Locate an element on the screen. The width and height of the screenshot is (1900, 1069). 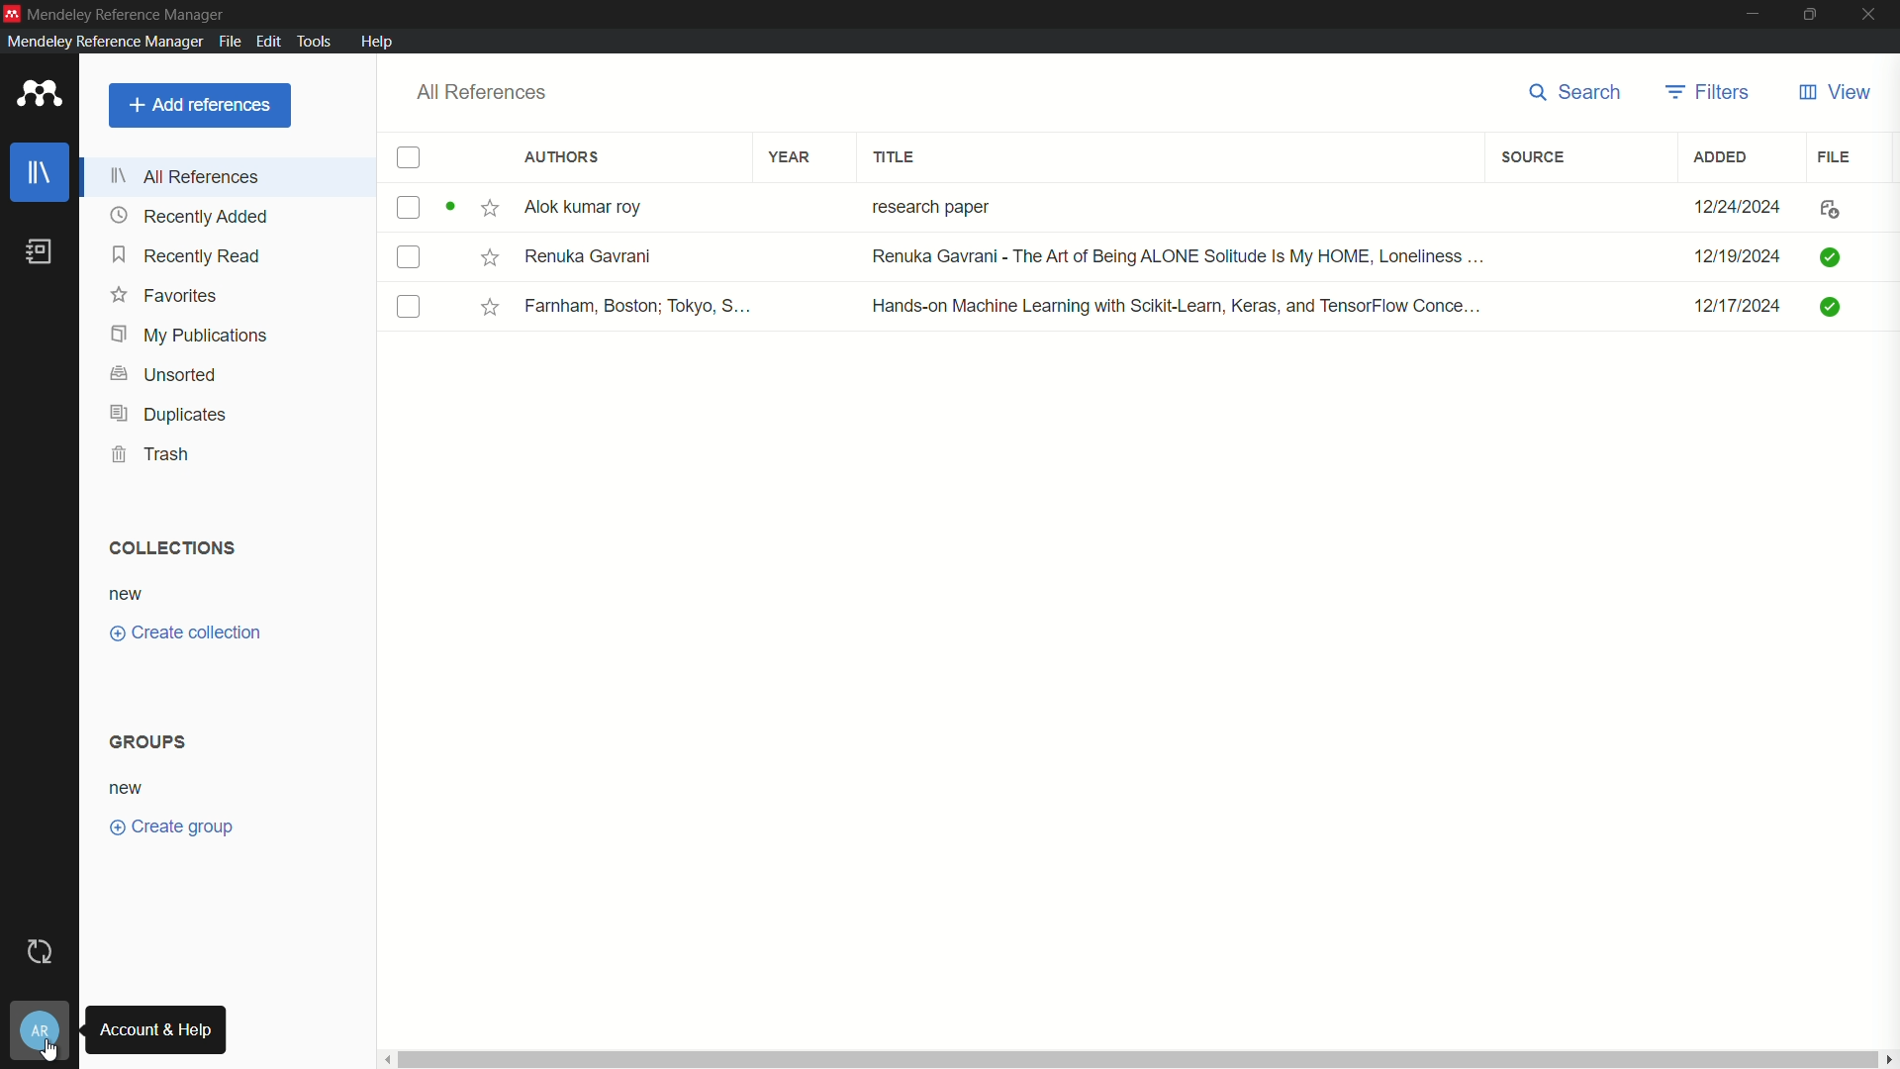
year is located at coordinates (794, 157).